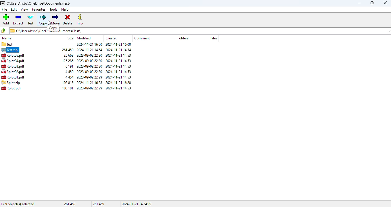 The image size is (391, 207). What do you see at coordinates (13, 66) in the screenshot?
I see `file name` at bounding box center [13, 66].